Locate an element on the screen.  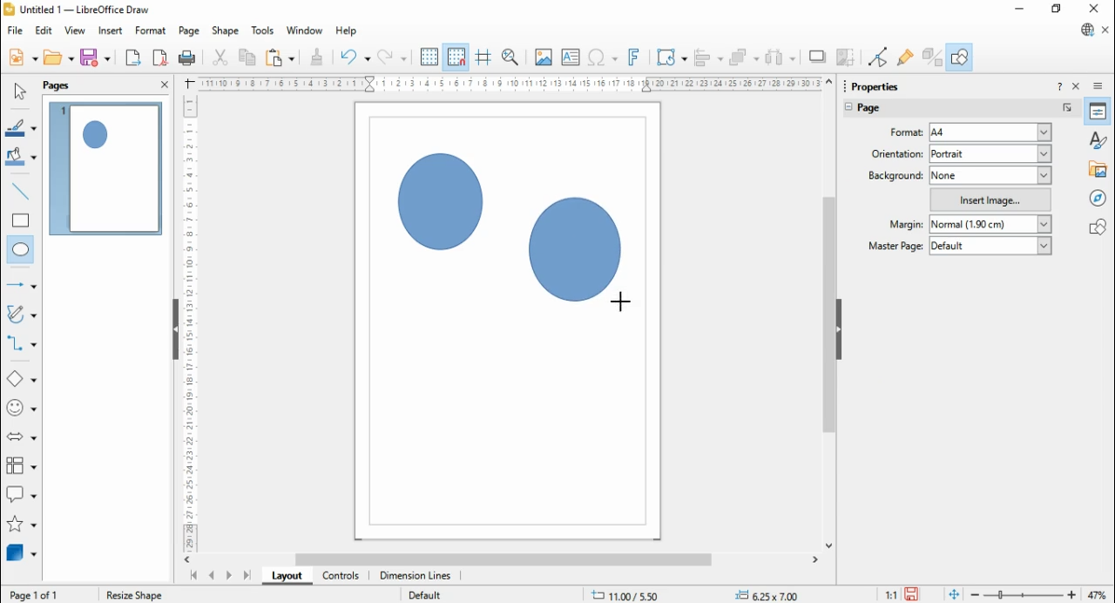
ellipse is located at coordinates (22, 251).